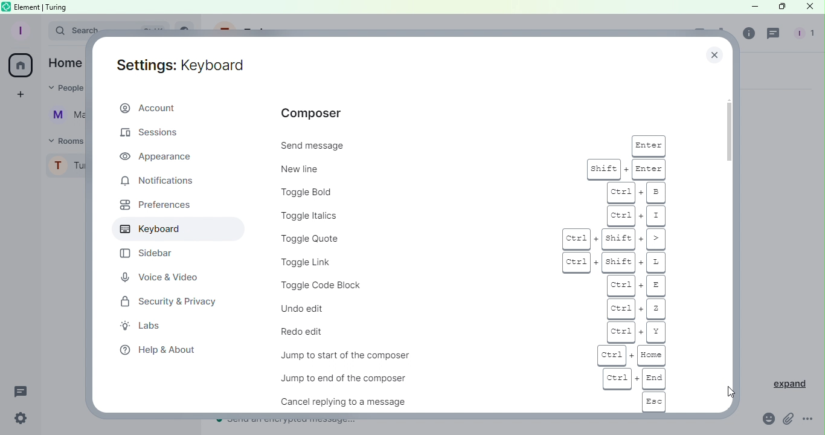 Image resolution: width=825 pixels, height=435 pixels. Describe the element at coordinates (153, 207) in the screenshot. I see `Preferences` at that location.